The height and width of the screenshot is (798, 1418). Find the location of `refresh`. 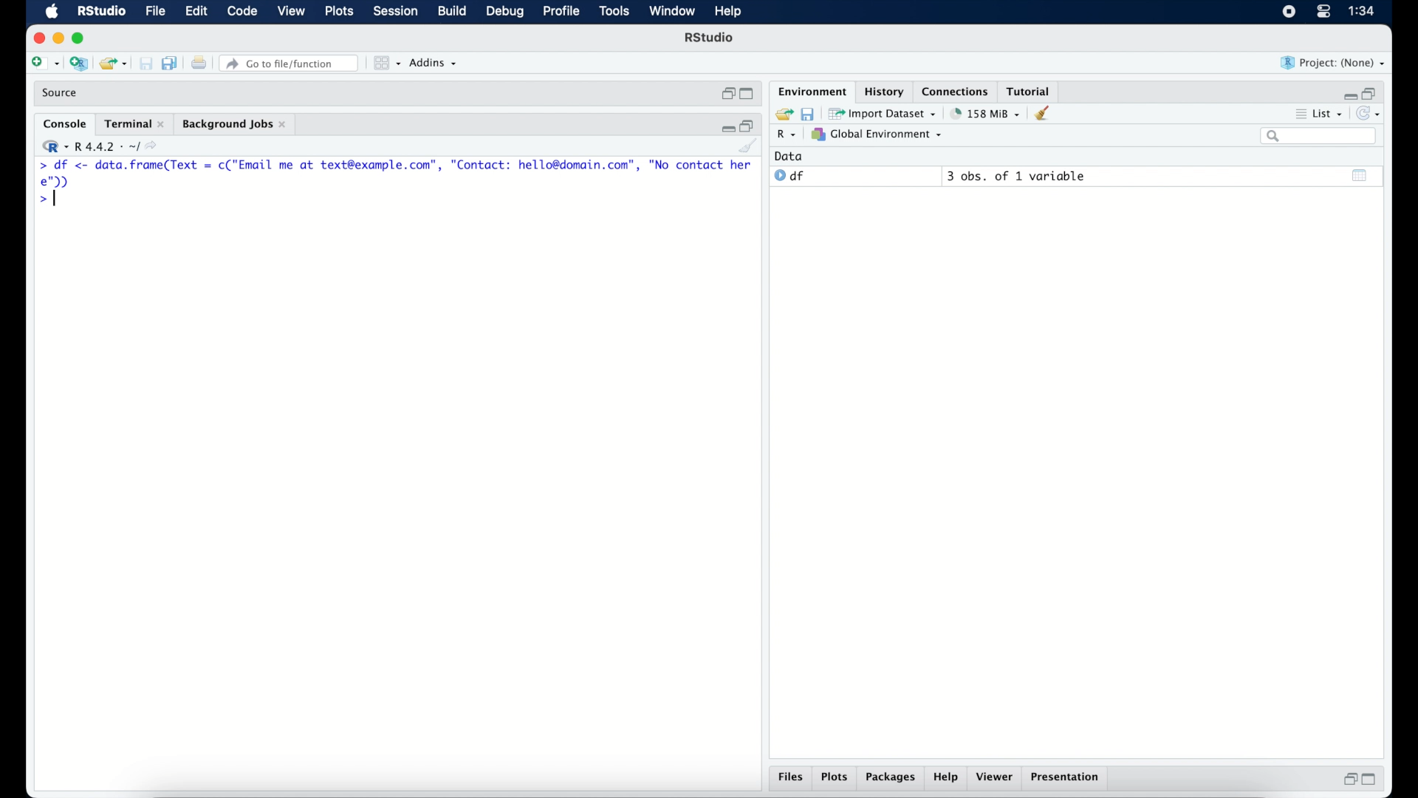

refresh is located at coordinates (1372, 114).